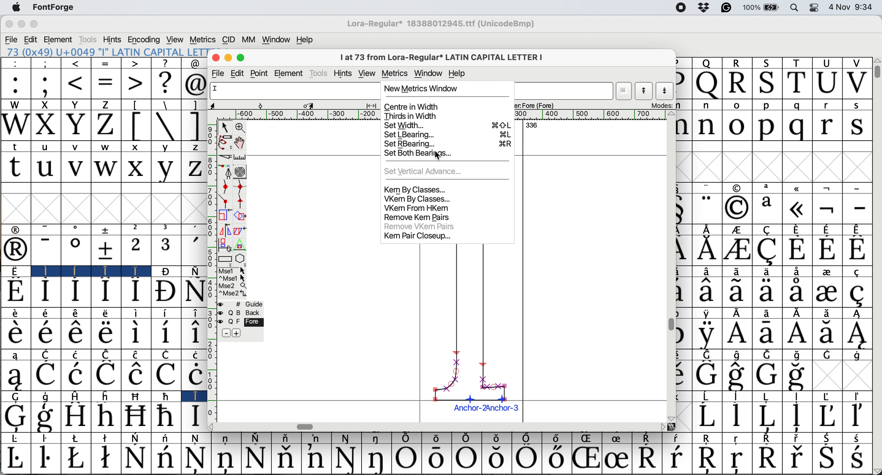 The width and height of the screenshot is (882, 475). Describe the element at coordinates (256, 459) in the screenshot. I see `Symbol` at that location.